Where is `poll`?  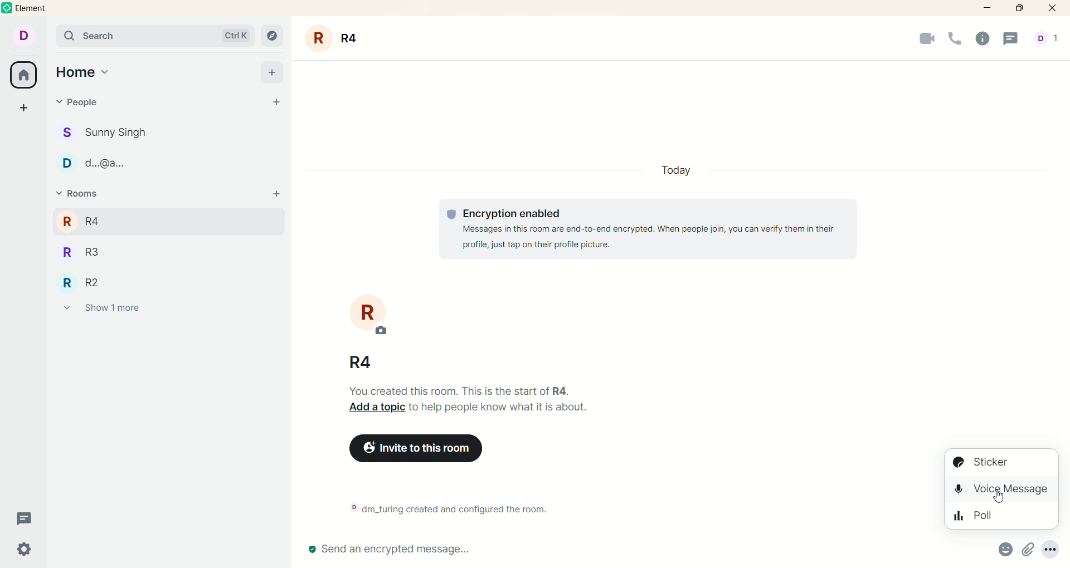 poll is located at coordinates (1002, 519).